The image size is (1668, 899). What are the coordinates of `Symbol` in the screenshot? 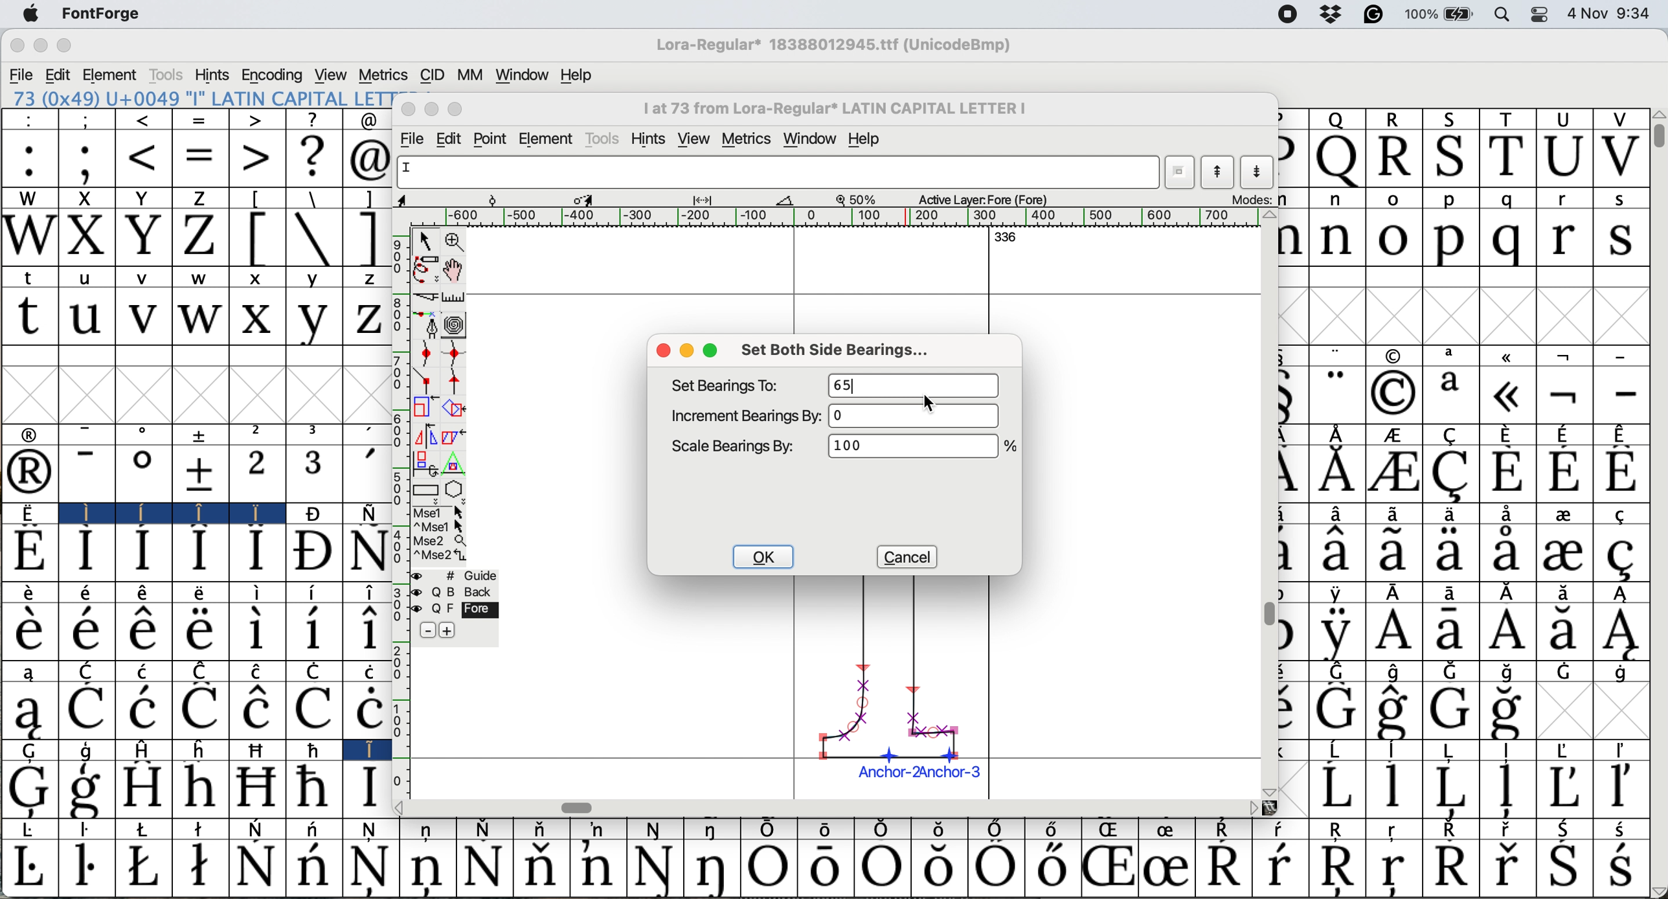 It's located at (712, 831).